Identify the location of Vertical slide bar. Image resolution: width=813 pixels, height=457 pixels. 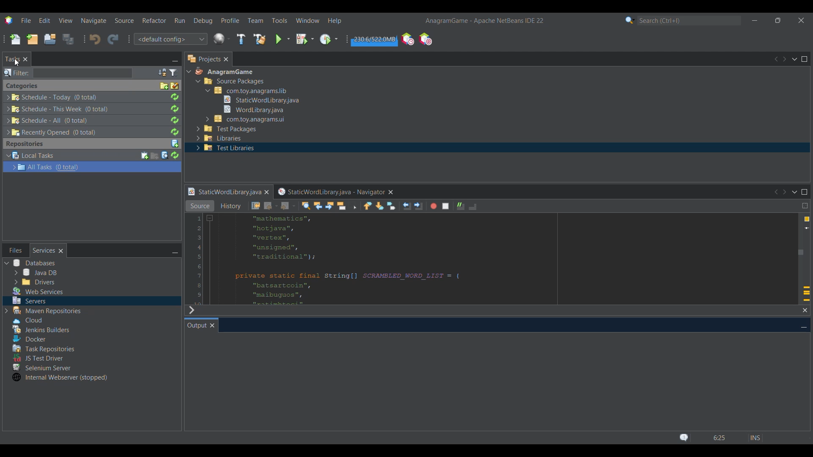
(801, 246).